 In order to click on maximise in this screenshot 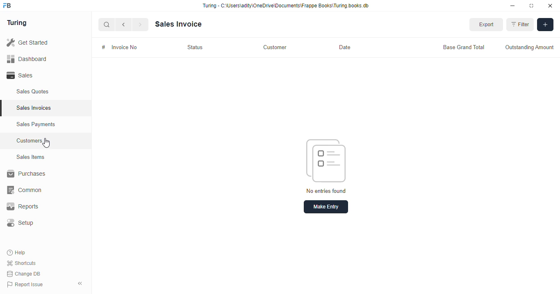, I will do `click(533, 6)`.